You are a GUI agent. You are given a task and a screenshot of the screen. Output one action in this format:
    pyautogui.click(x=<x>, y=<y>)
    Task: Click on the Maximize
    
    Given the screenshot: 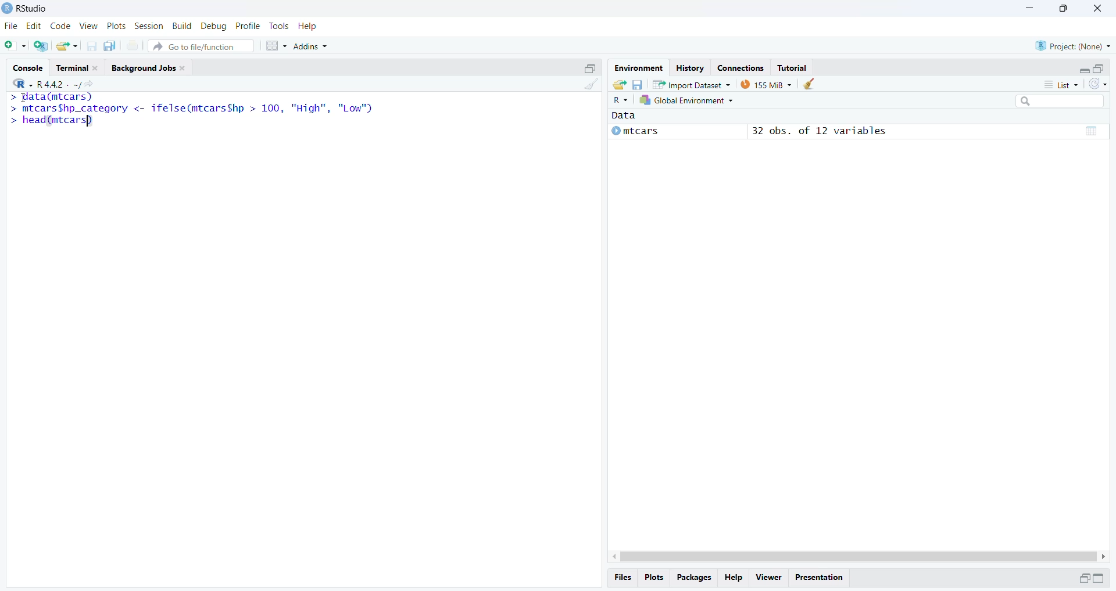 What is the action you would take?
    pyautogui.click(x=591, y=67)
    